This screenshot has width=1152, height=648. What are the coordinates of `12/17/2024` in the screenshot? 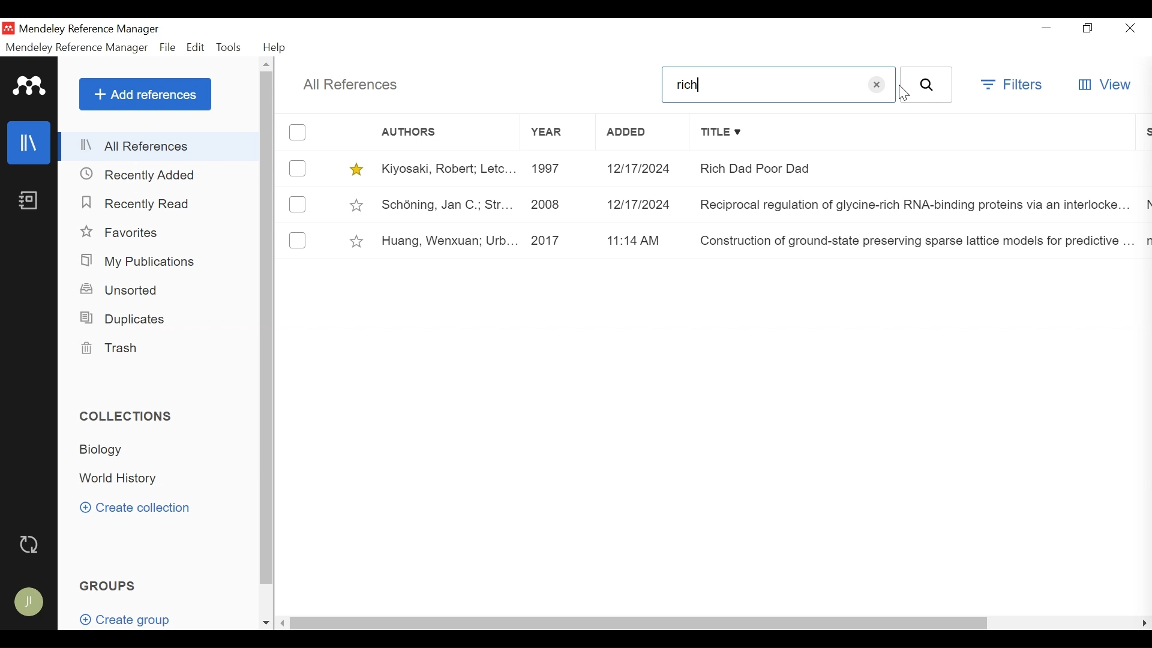 It's located at (643, 169).